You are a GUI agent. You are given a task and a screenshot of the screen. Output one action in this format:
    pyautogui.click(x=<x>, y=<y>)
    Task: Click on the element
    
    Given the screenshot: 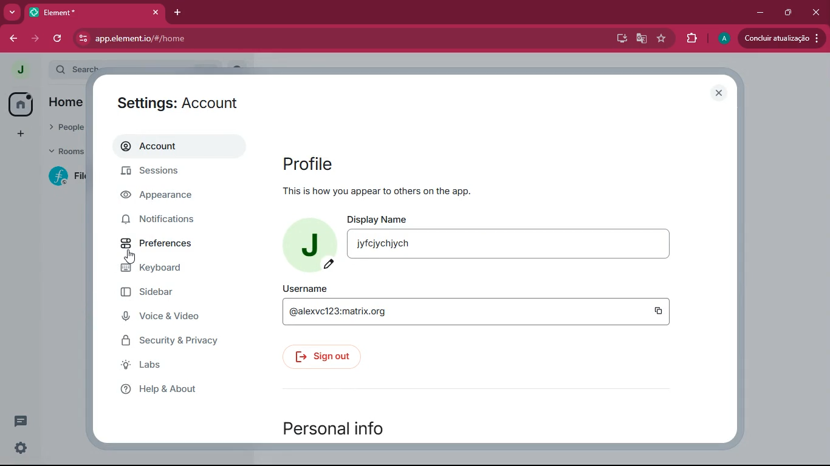 What is the action you would take?
    pyautogui.click(x=97, y=12)
    